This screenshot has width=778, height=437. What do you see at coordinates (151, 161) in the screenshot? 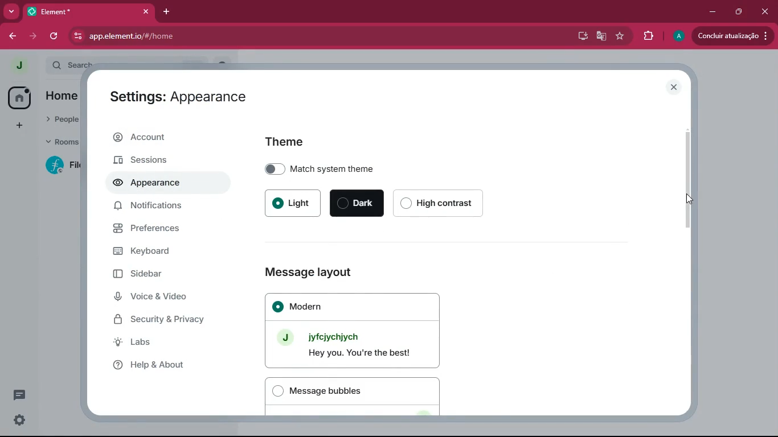
I see `sessions` at bounding box center [151, 161].